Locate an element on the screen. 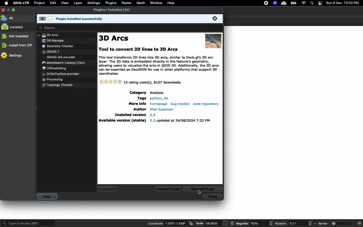 The height and width of the screenshot is (227, 363). Uninstall plugin is located at coordinates (168, 189).